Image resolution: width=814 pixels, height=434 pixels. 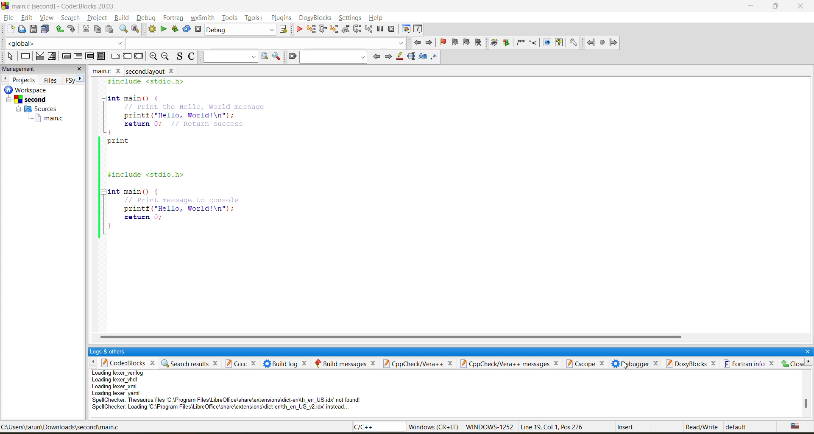 I want to click on files, so click(x=50, y=81).